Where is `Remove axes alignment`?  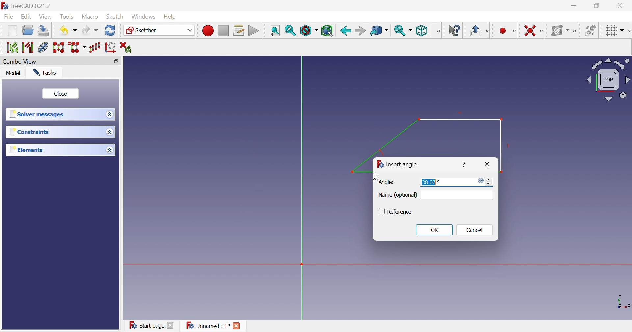
Remove axes alignment is located at coordinates (110, 48).